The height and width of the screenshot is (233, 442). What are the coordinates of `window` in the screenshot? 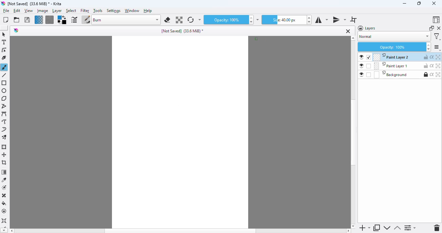 It's located at (132, 11).